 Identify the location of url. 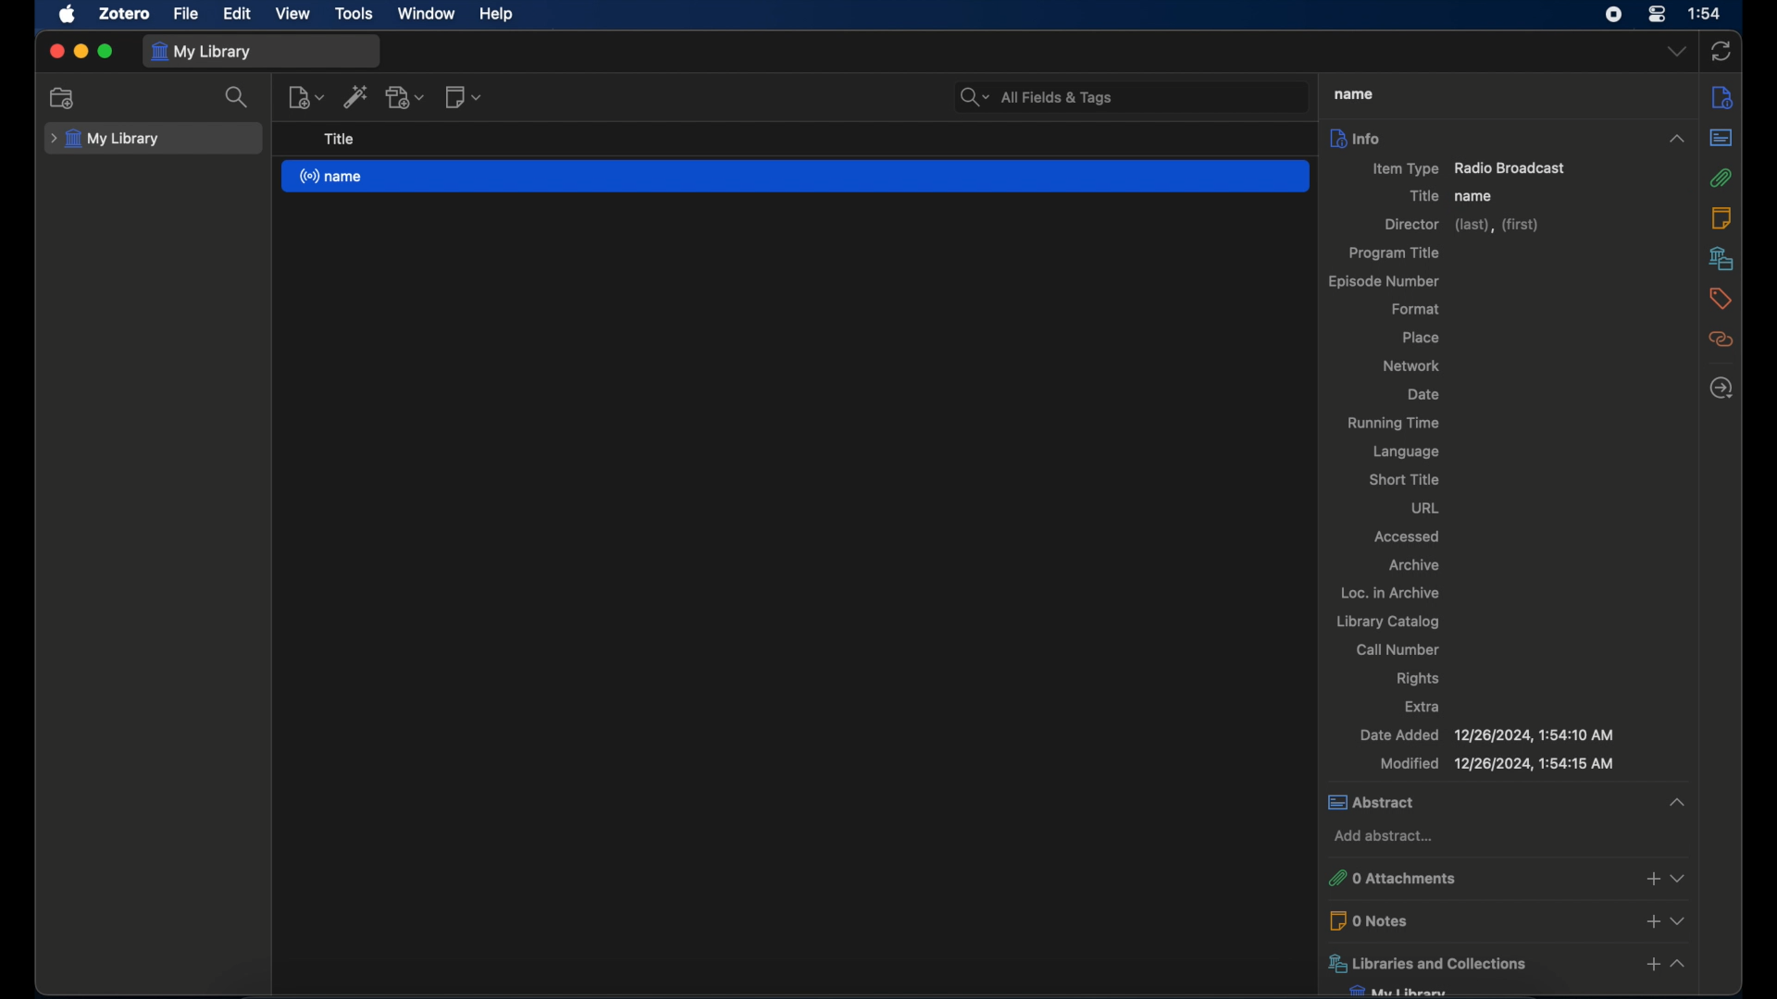
(1426, 507).